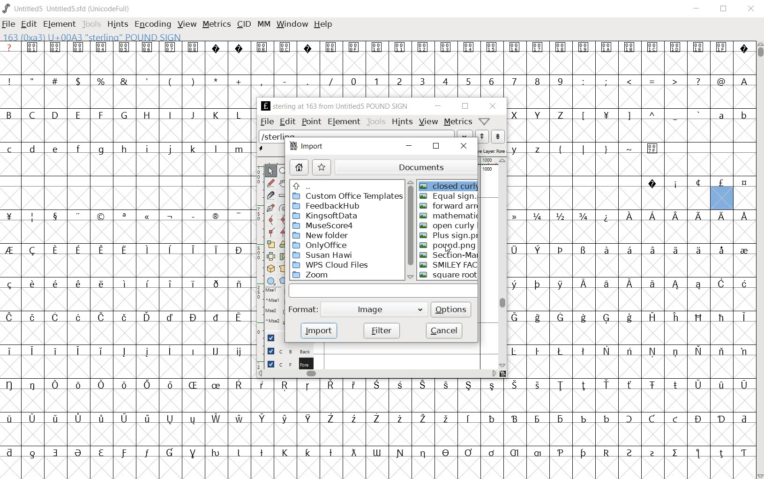 This screenshot has width=764, height=479. I want to click on Symbol, so click(77, 351).